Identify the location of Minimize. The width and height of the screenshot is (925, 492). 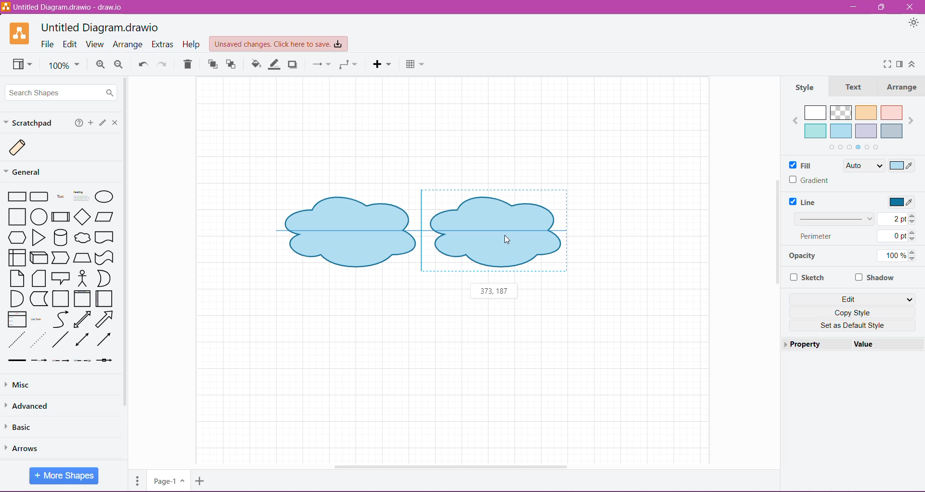
(852, 7).